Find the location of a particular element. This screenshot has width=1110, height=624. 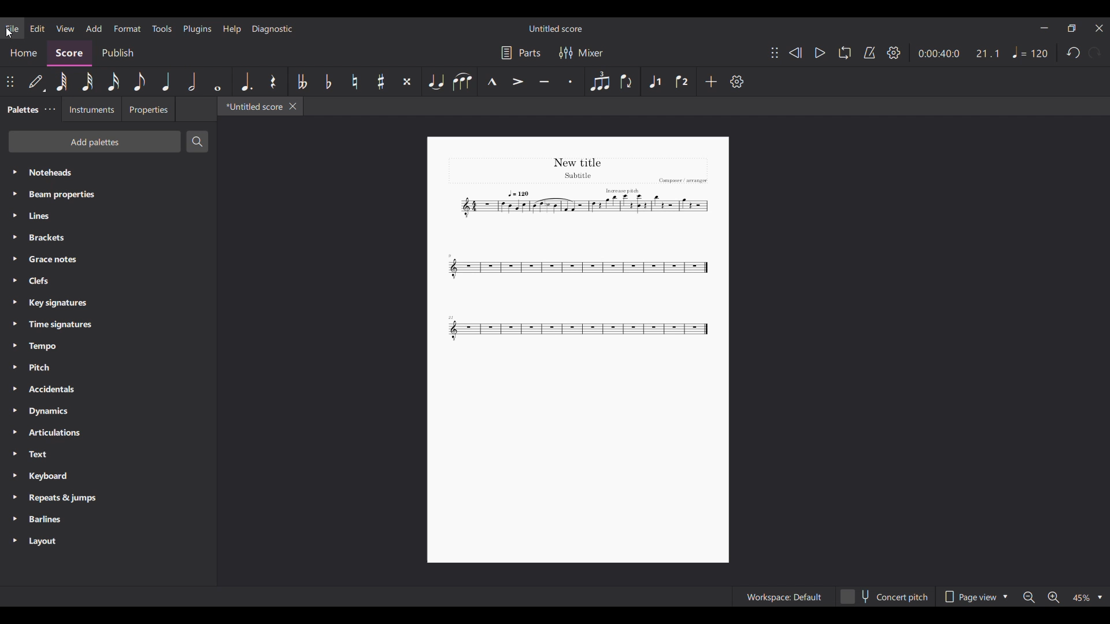

Diagnostic menu is located at coordinates (272, 29).